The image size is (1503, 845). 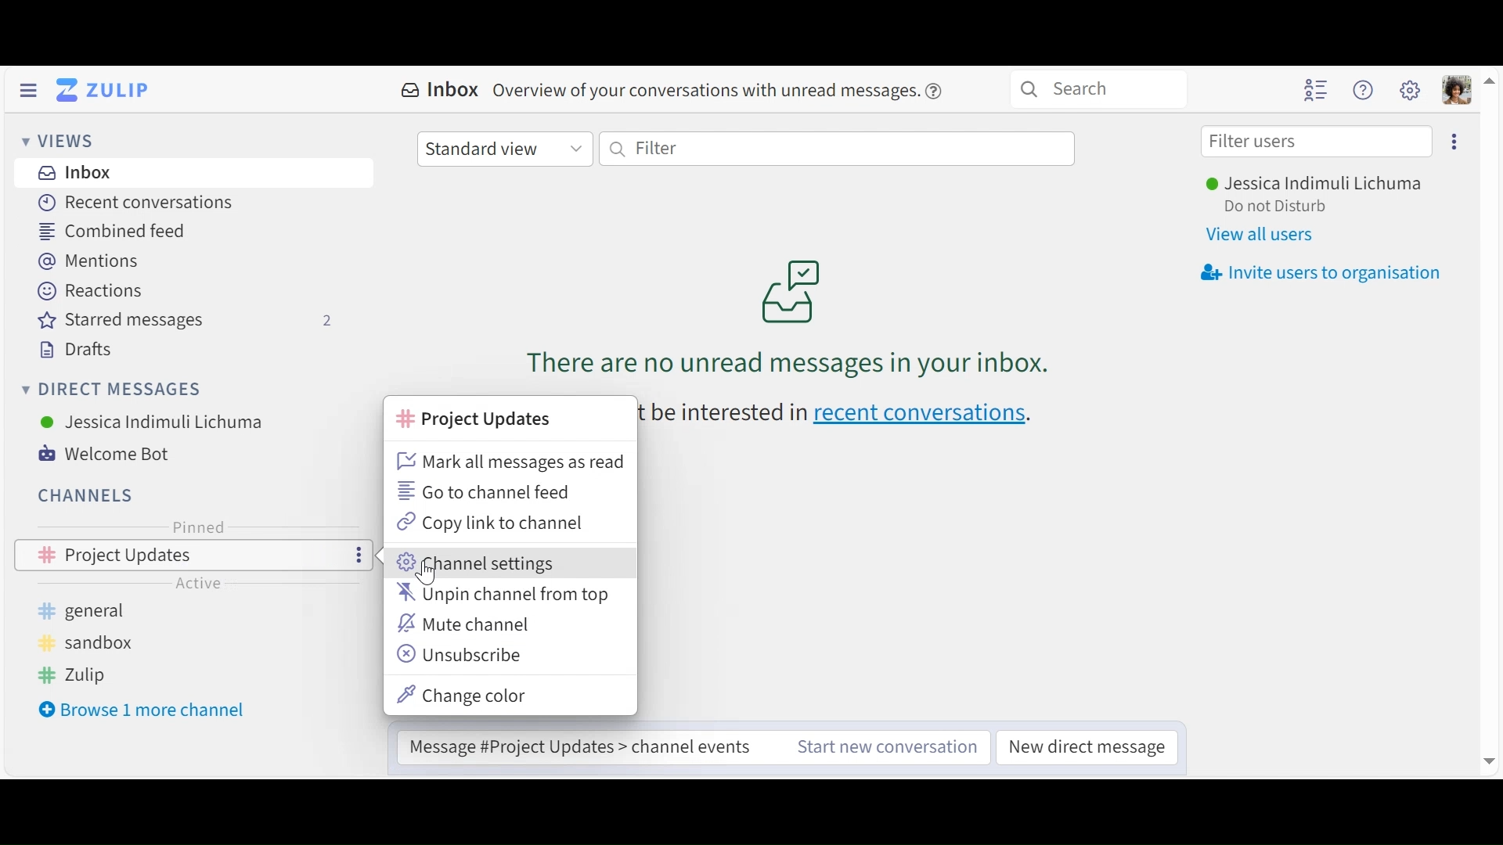 I want to click on Copy to link, so click(x=490, y=523).